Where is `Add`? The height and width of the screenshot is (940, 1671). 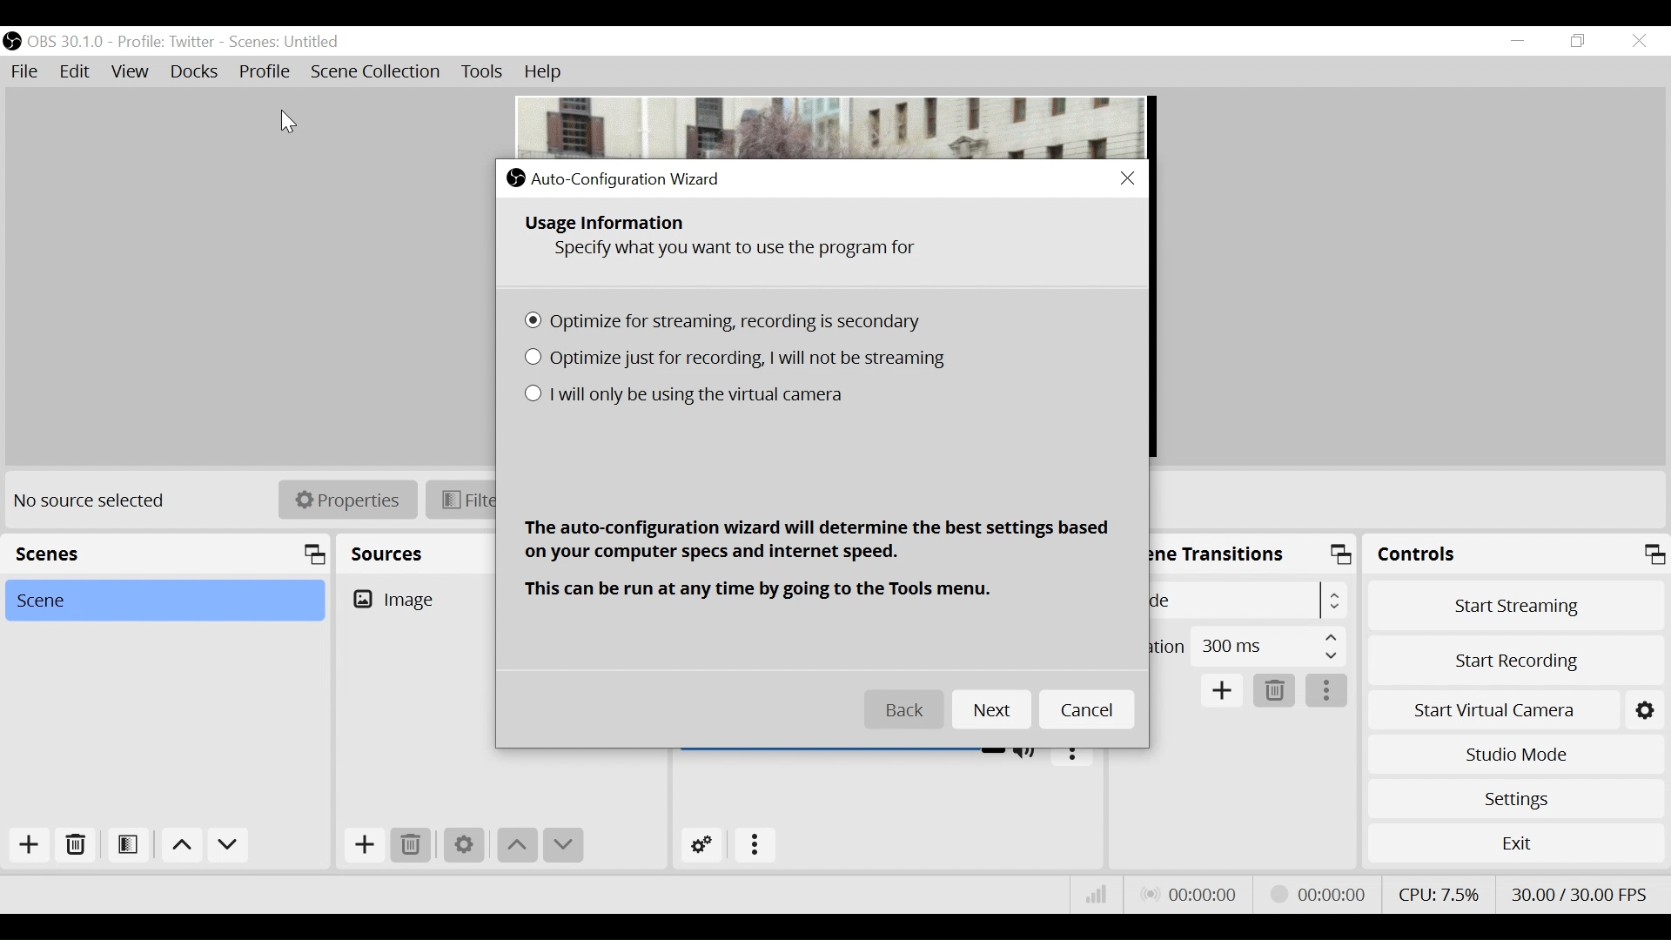 Add is located at coordinates (1224, 692).